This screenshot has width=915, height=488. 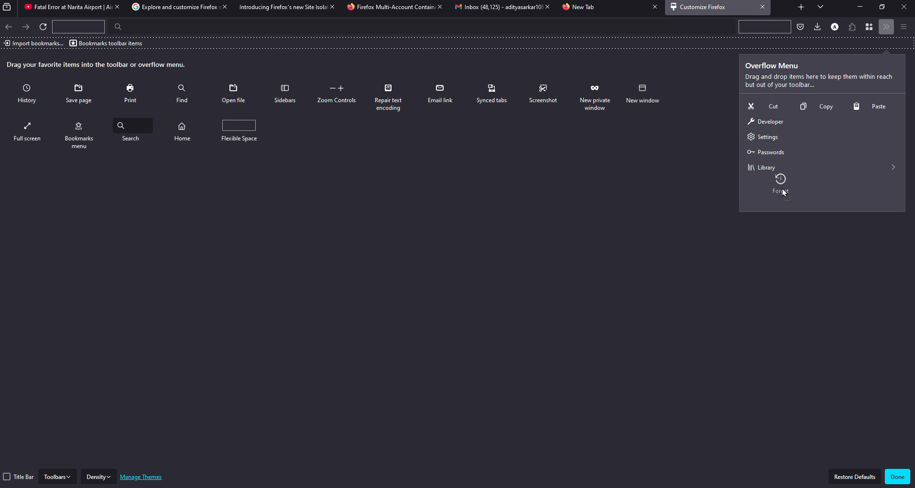 What do you see at coordinates (784, 187) in the screenshot?
I see `forget` at bounding box center [784, 187].